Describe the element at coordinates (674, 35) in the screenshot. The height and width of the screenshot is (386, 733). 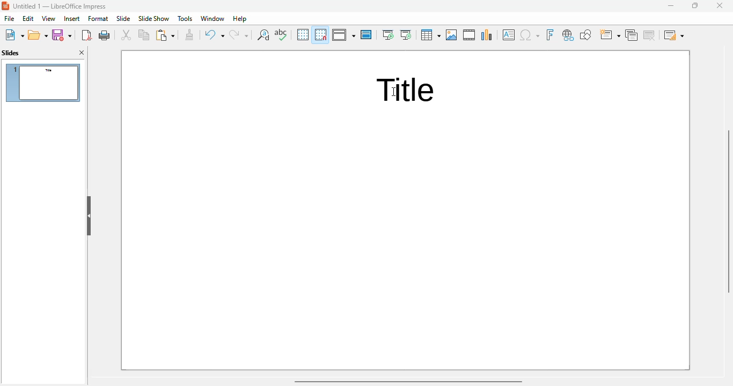
I see `slide layout` at that location.